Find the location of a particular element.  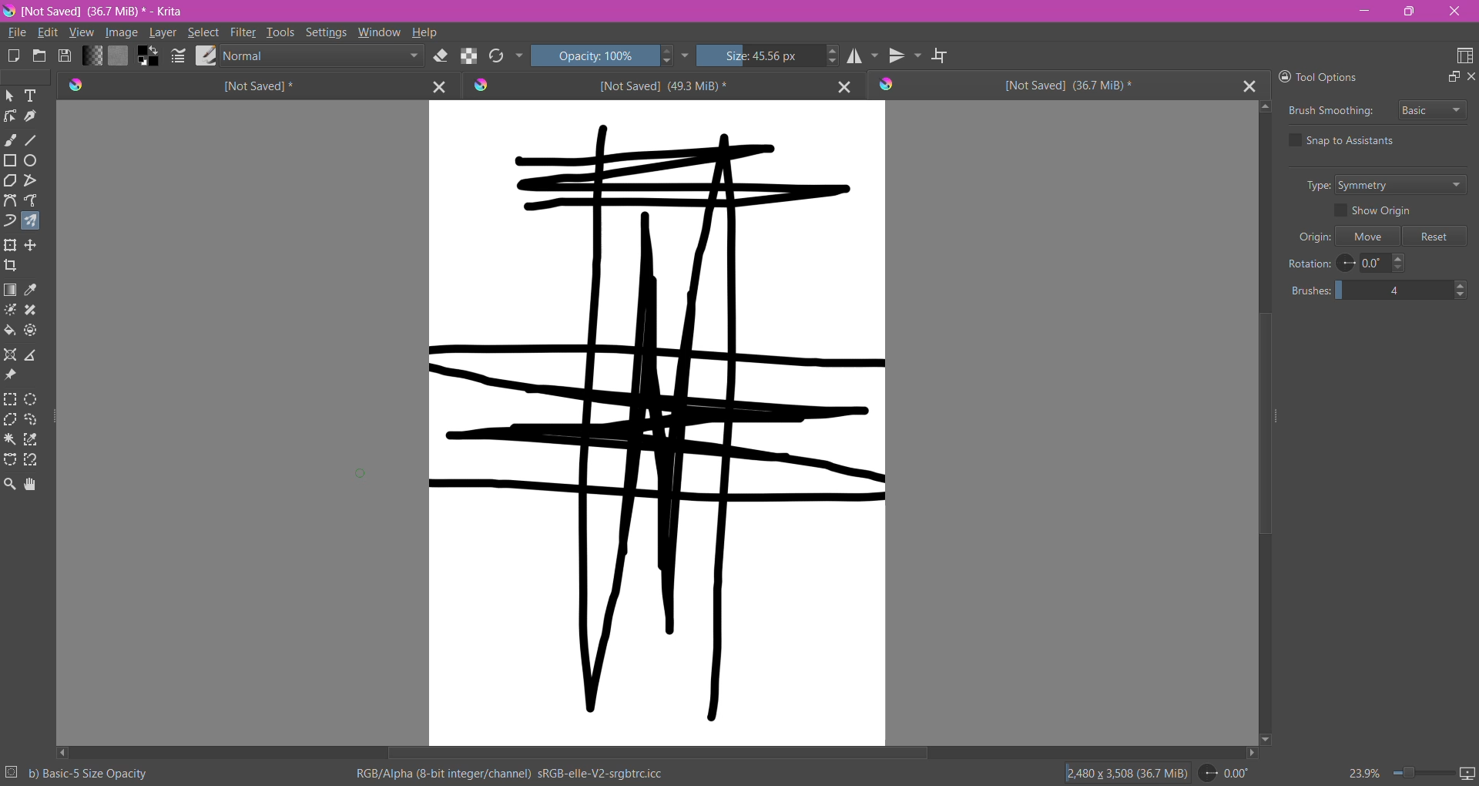

Close Tab is located at coordinates (1250, 86).